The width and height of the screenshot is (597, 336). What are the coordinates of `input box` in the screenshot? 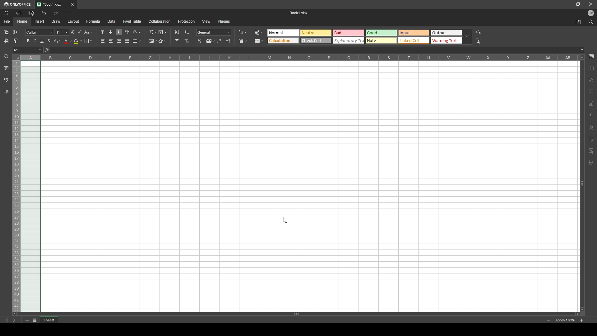 It's located at (317, 50).